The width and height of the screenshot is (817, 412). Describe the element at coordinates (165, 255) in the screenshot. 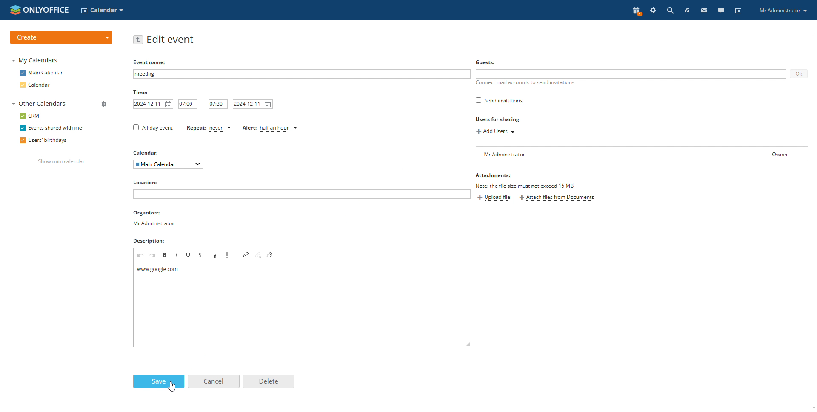

I see `bold` at that location.